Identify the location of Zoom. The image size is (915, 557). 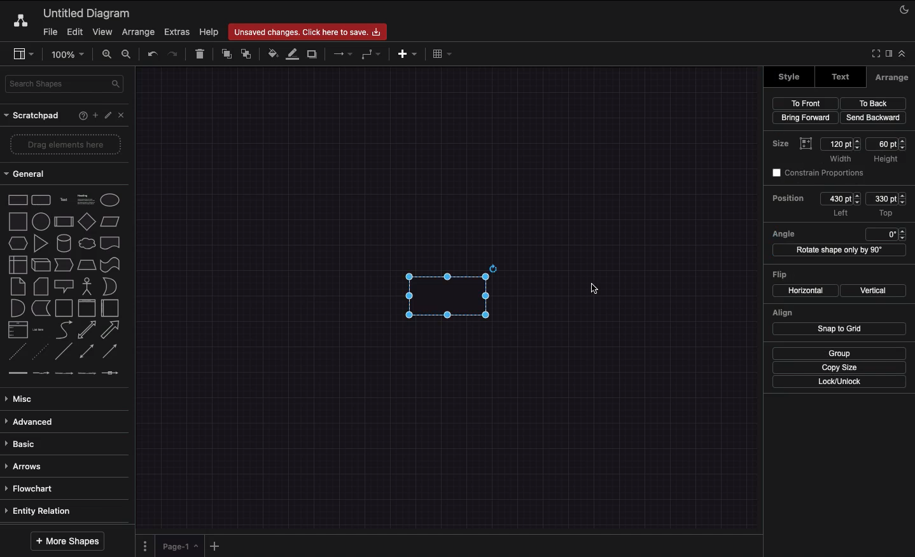
(69, 56).